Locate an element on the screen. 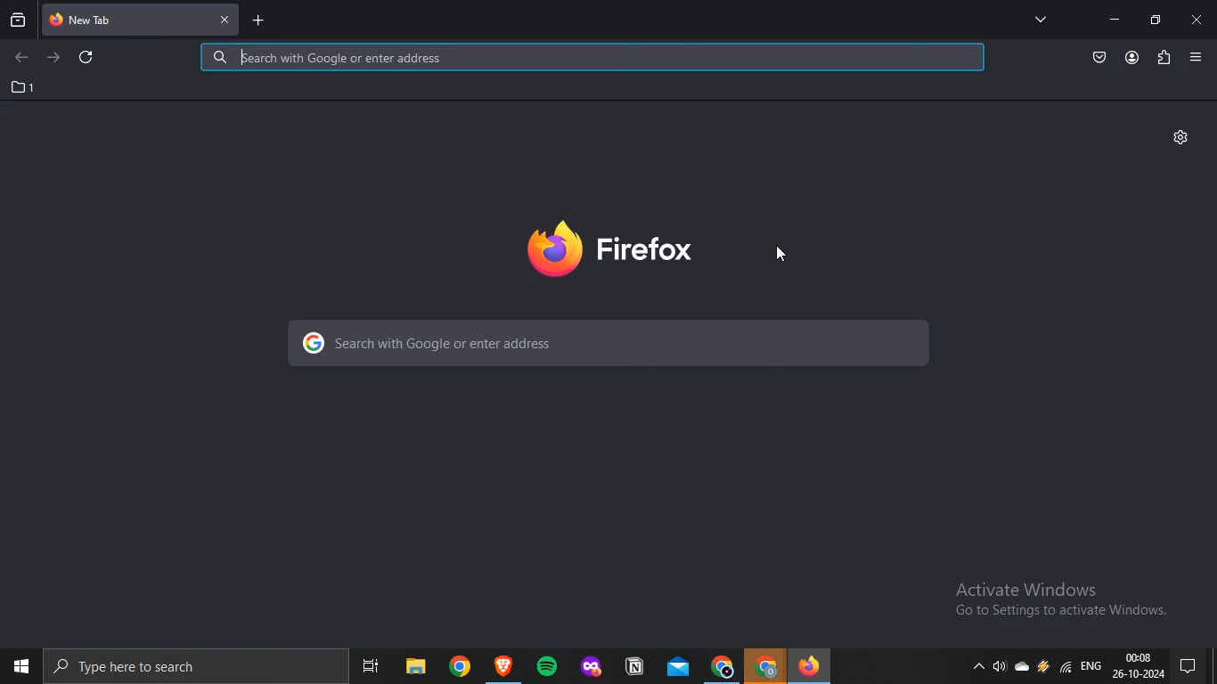 This screenshot has width=1217, height=684. eng is located at coordinates (1094, 671).